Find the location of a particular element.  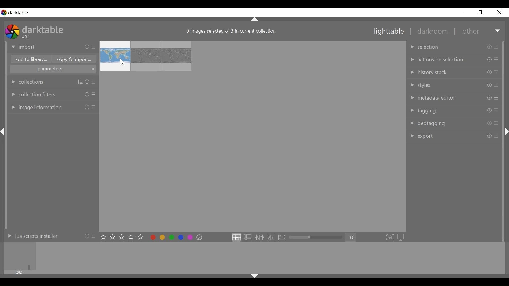

styles is located at coordinates (455, 84).